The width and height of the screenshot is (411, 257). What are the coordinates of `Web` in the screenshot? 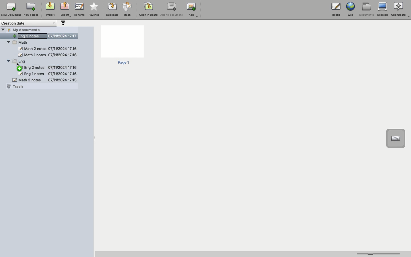 It's located at (350, 9).